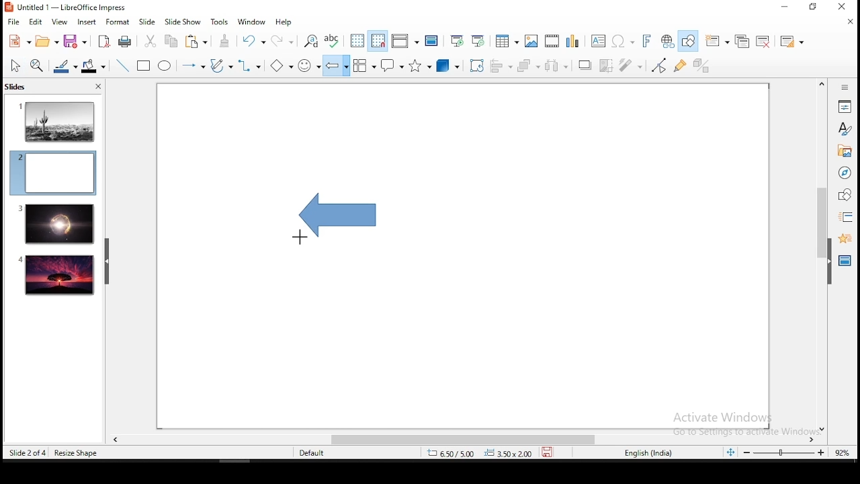 This screenshot has height=484, width=860. What do you see at coordinates (845, 106) in the screenshot?
I see `properties` at bounding box center [845, 106].